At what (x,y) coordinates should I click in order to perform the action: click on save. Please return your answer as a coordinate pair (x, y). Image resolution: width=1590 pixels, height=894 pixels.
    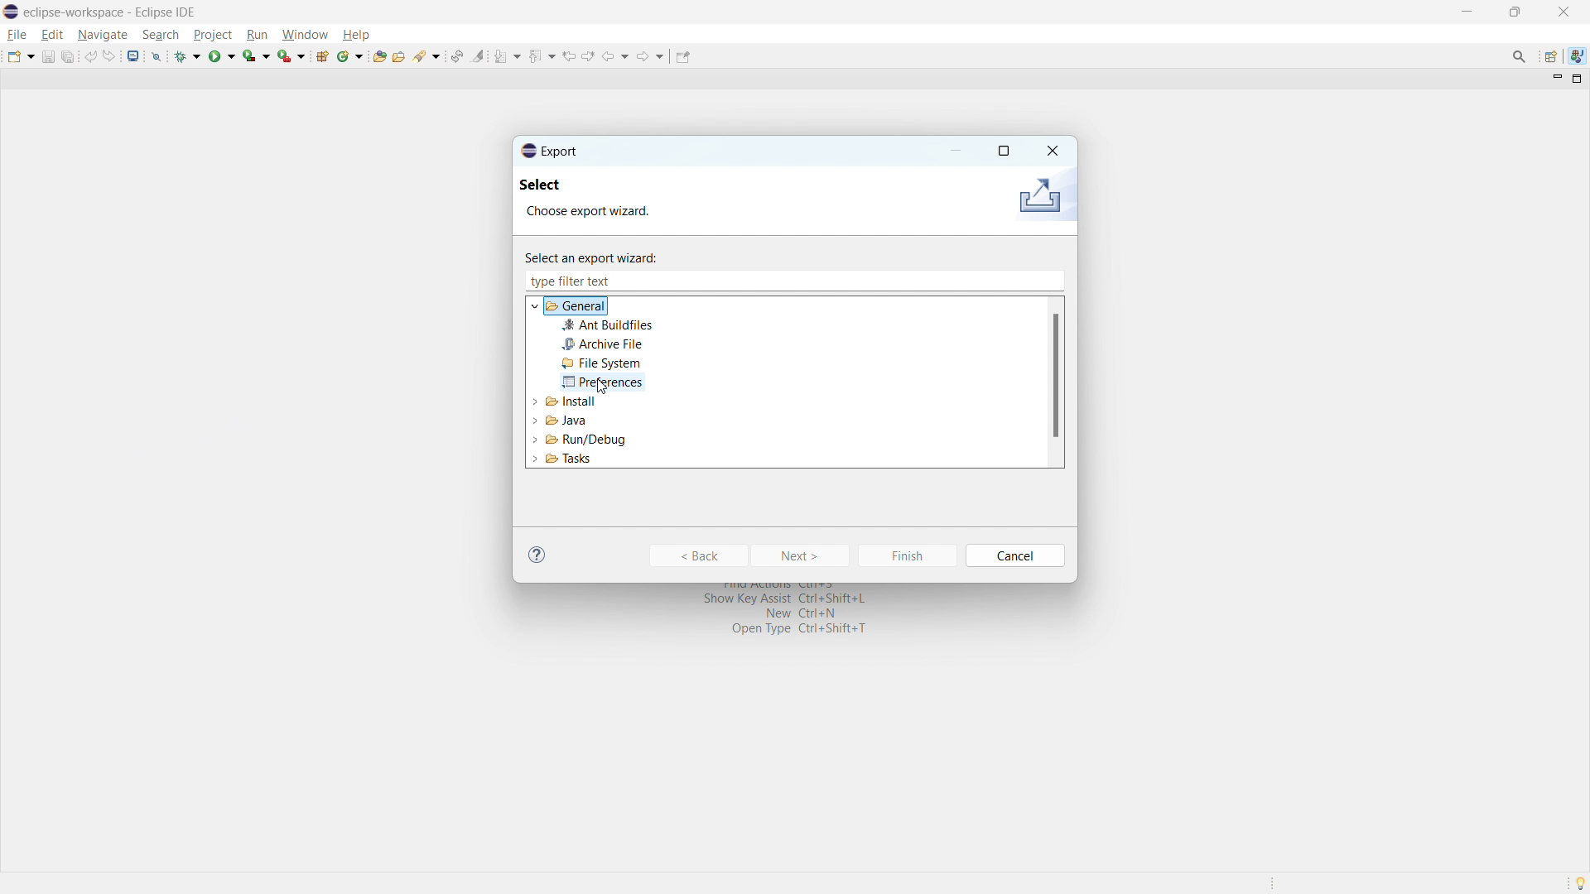
    Looking at the image, I should click on (47, 57).